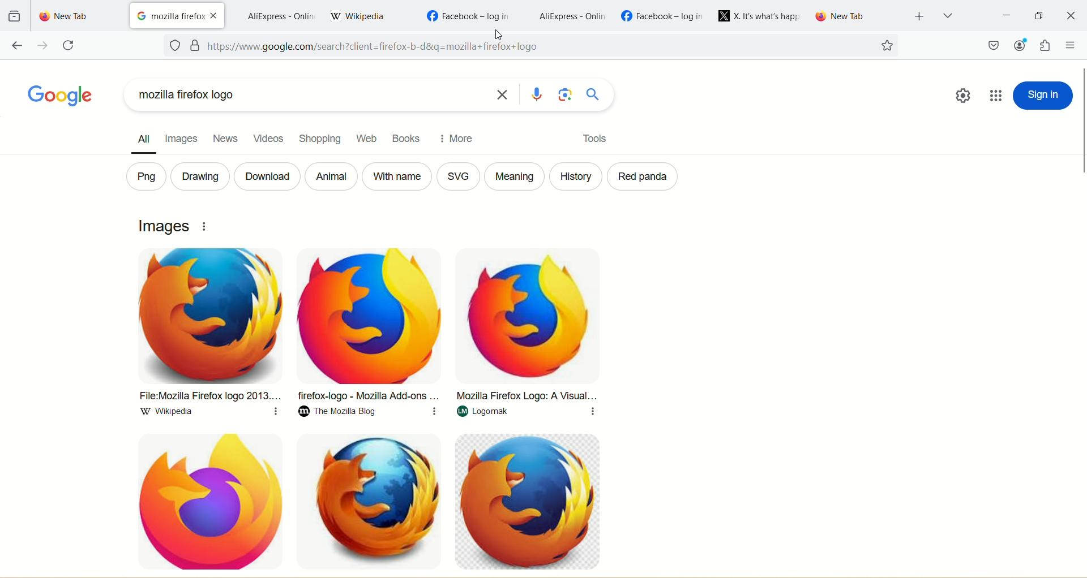  What do you see at coordinates (528, 396) in the screenshot?
I see `Mozila firefox logo: A Visual` at bounding box center [528, 396].